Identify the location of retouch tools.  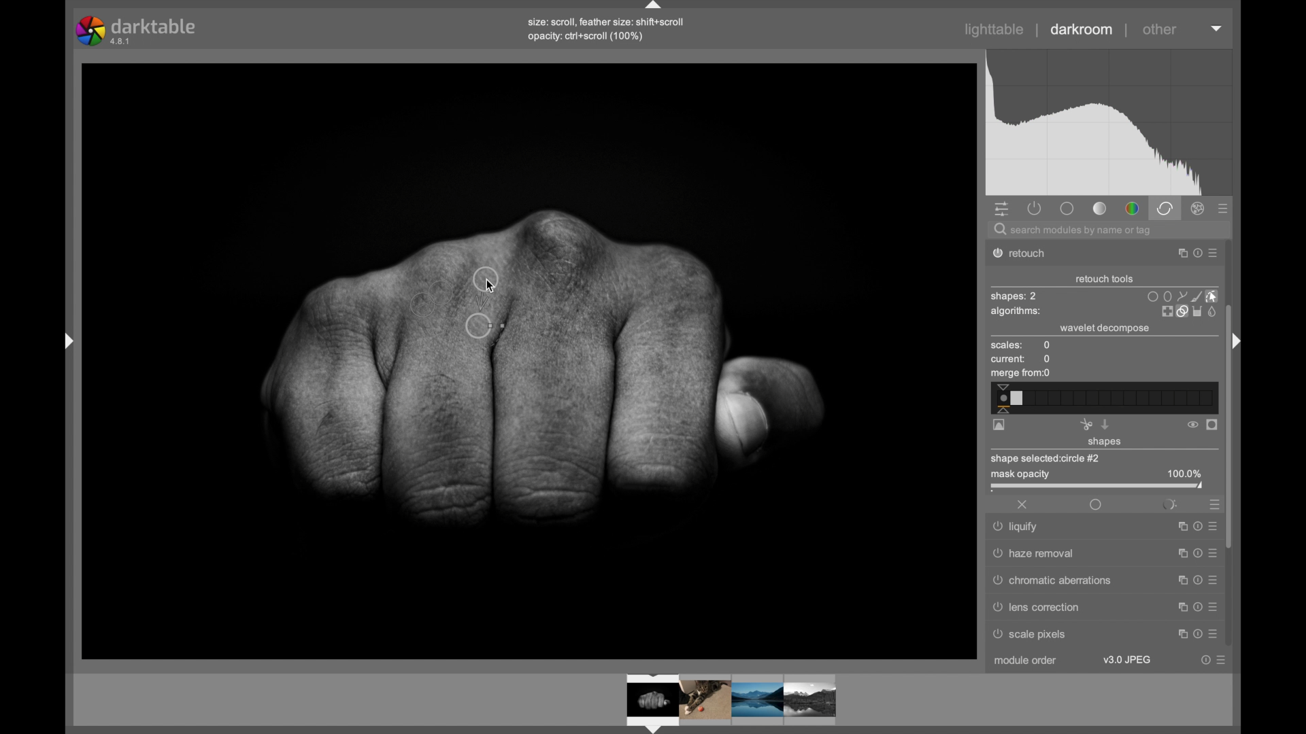
(1105, 279).